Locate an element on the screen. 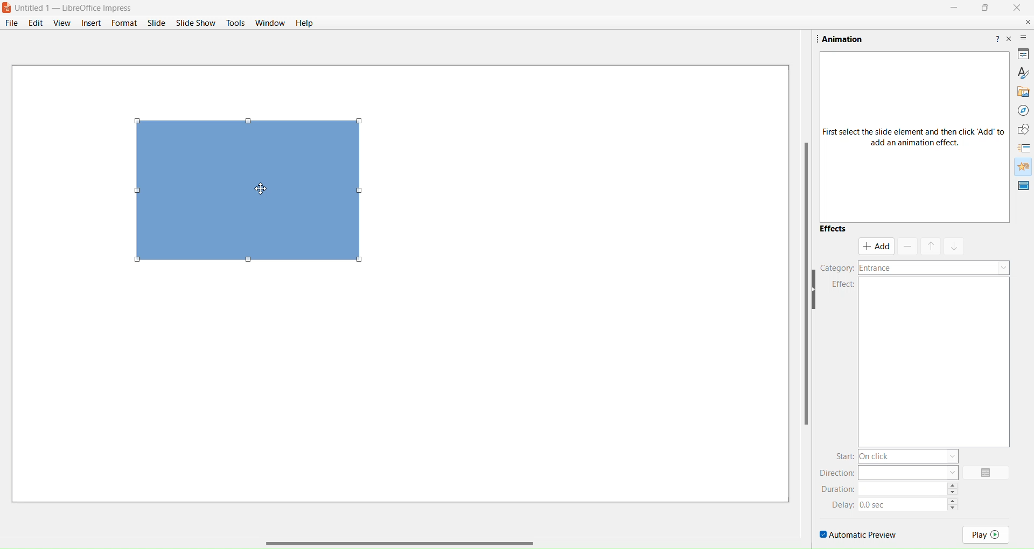 This screenshot has height=549, width=1034. mask down is located at coordinates (954, 245).